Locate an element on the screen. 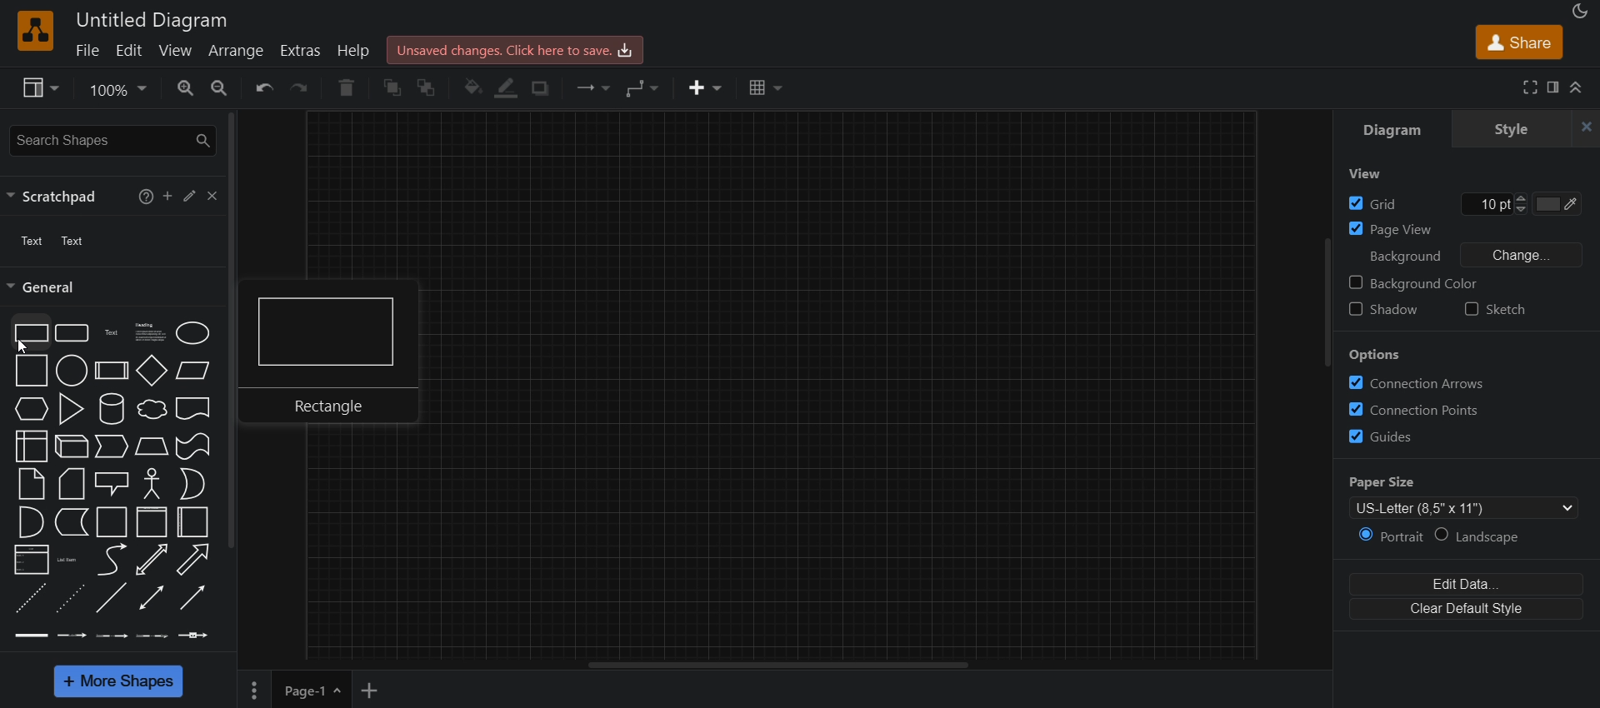 The image size is (1600, 708). vertical scroll bar is located at coordinates (237, 331).